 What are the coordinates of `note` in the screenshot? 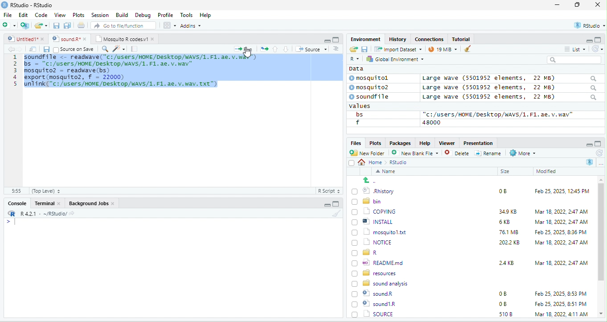 It's located at (135, 49).